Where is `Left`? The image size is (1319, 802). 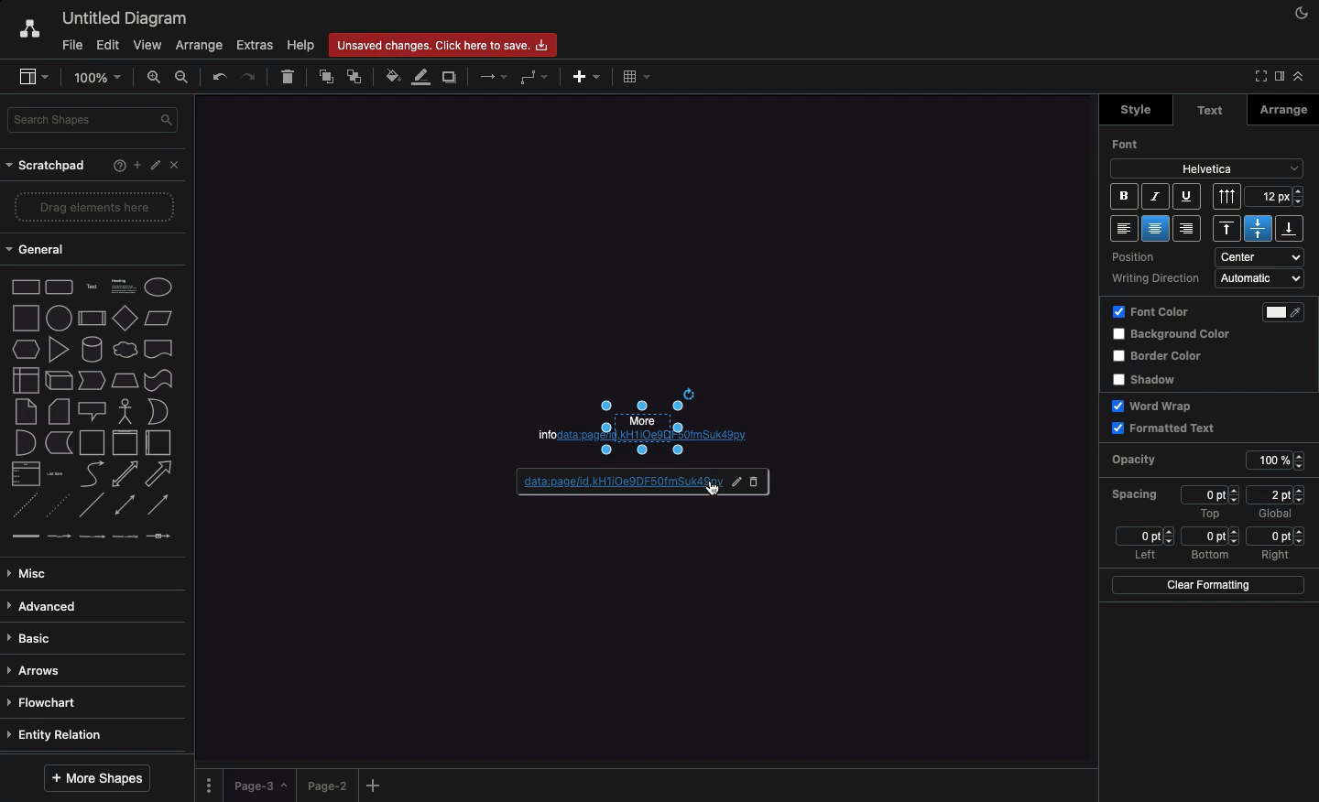
Left is located at coordinates (1144, 556).